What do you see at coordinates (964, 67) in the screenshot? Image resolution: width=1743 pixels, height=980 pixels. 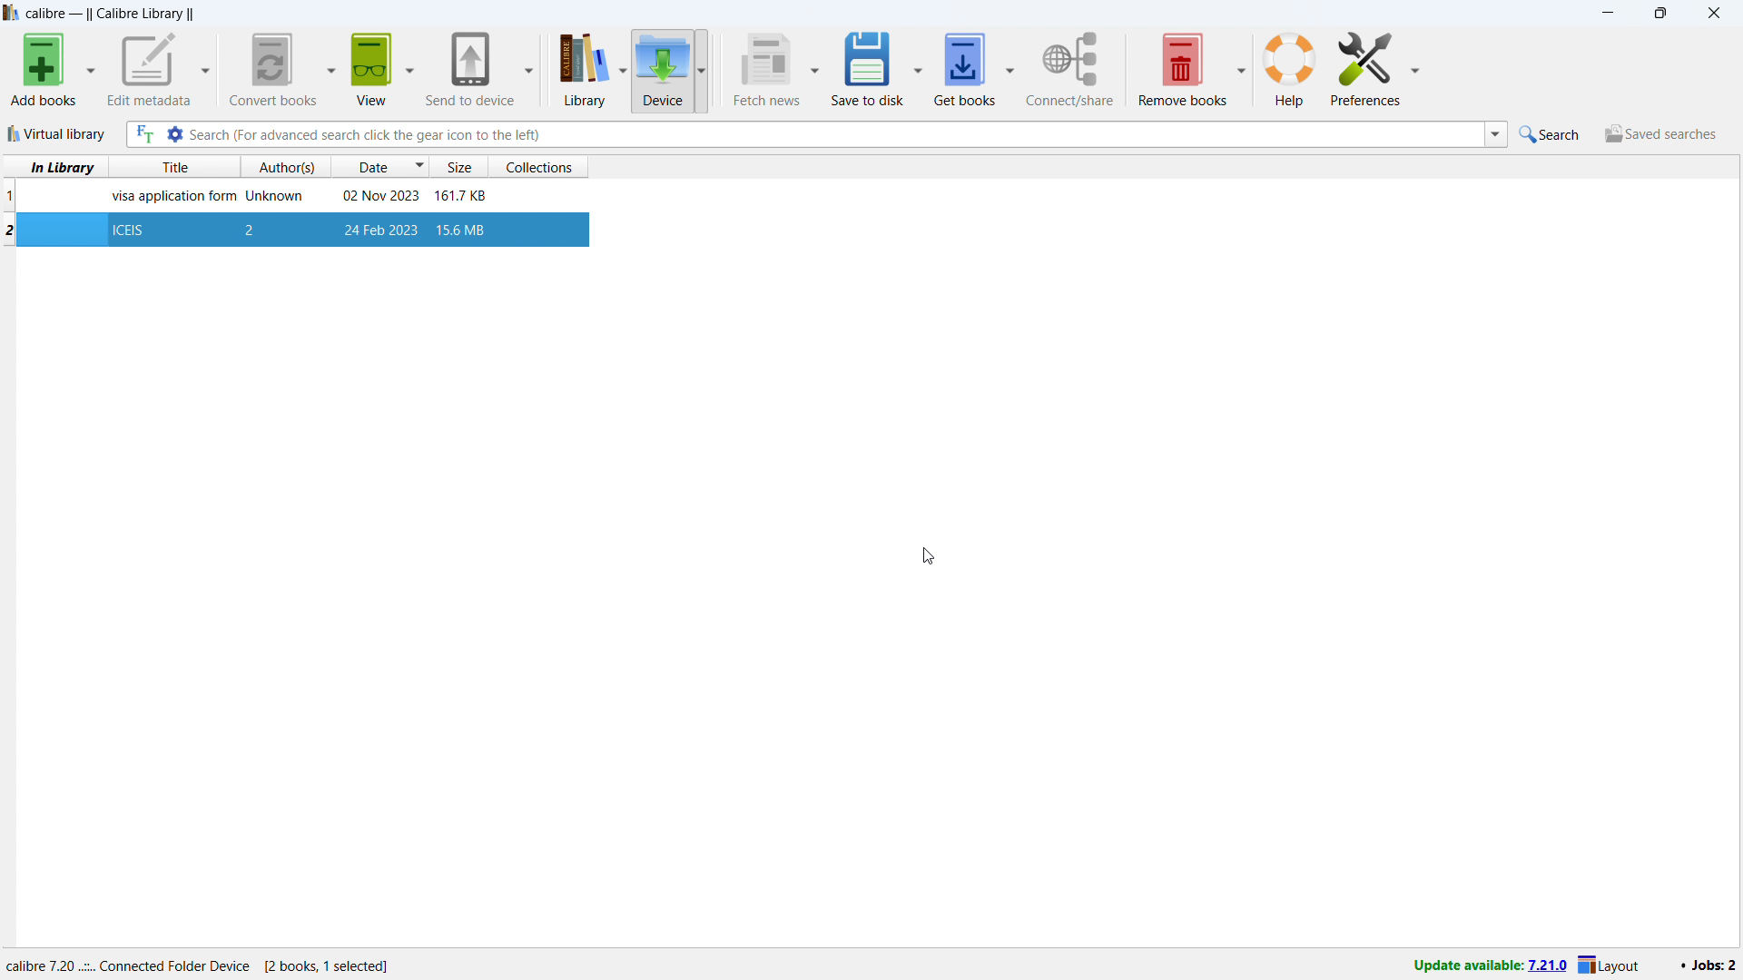 I see `get books` at bounding box center [964, 67].